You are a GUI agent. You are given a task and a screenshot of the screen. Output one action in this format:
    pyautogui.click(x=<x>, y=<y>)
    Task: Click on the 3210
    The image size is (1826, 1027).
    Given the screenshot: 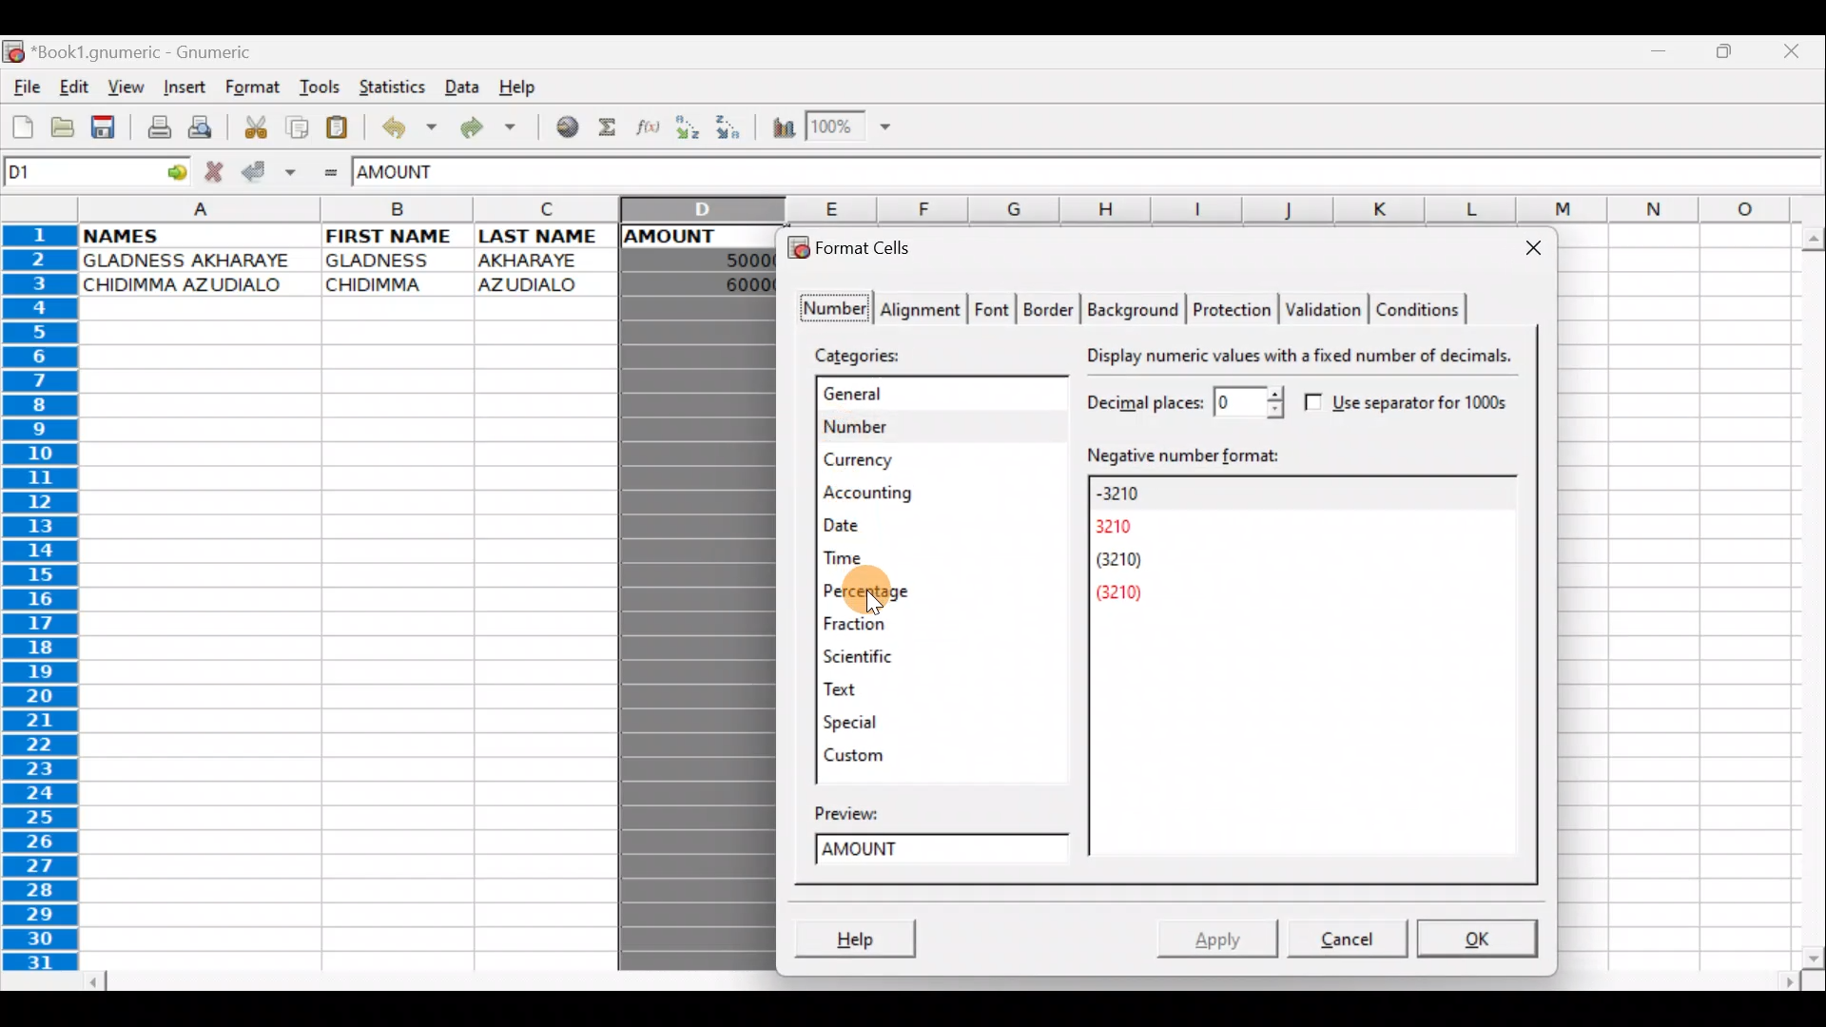 What is the action you would take?
    pyautogui.click(x=1128, y=527)
    